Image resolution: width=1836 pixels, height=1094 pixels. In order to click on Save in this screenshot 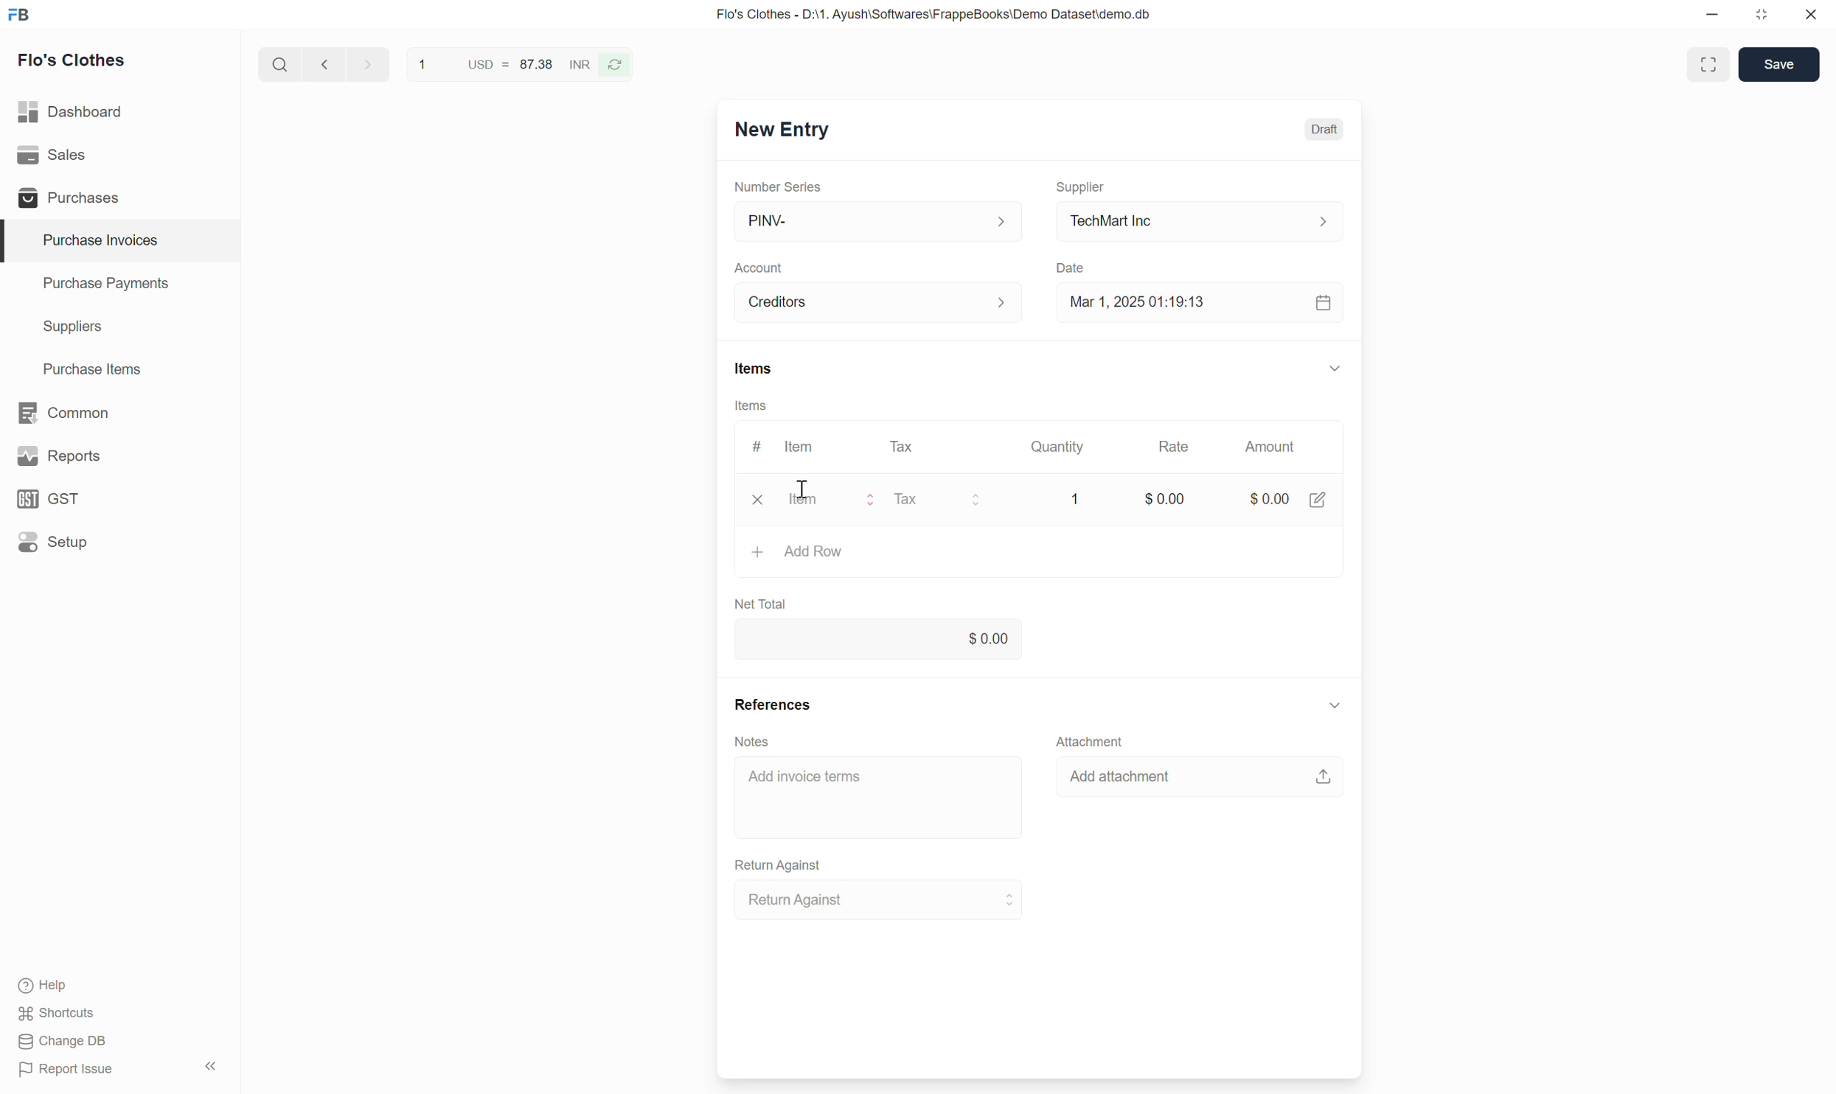, I will do `click(1778, 63)`.